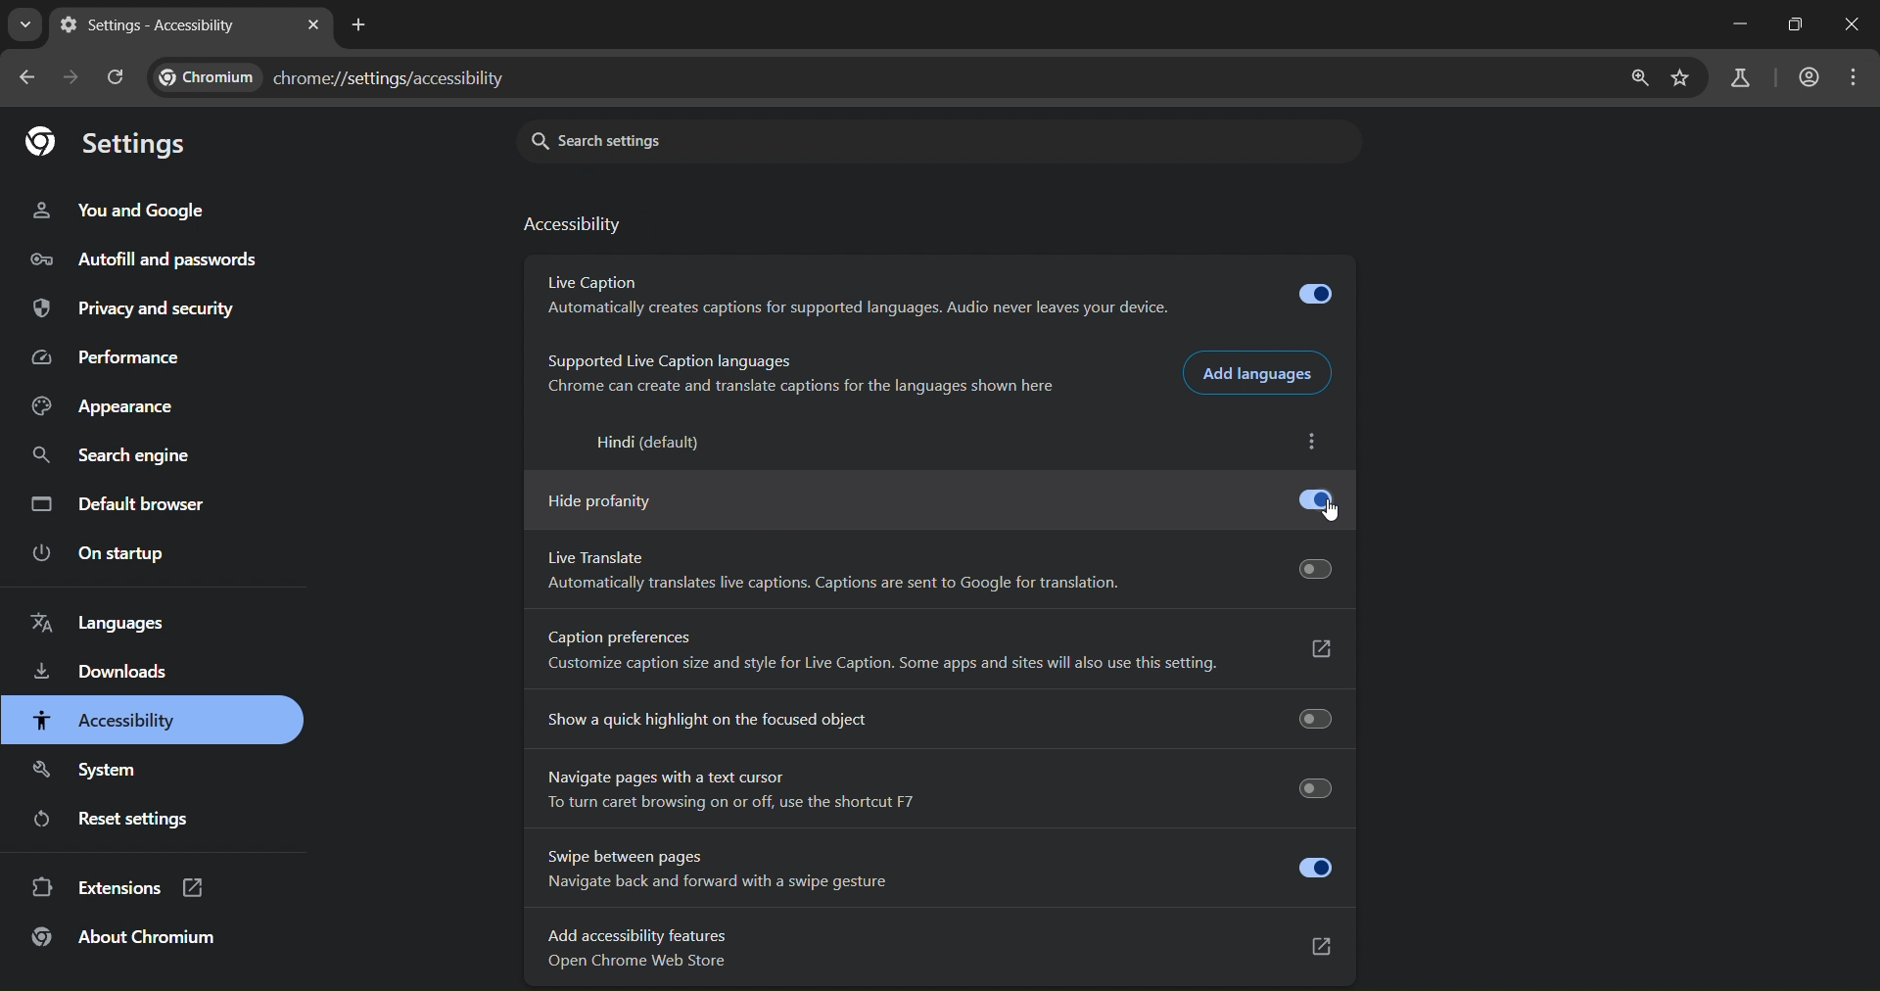  Describe the element at coordinates (943, 653) in the screenshot. I see `Caption preferences
Customize caption size and style for Live Caption. Some apps and sites will also use this setting.` at that location.